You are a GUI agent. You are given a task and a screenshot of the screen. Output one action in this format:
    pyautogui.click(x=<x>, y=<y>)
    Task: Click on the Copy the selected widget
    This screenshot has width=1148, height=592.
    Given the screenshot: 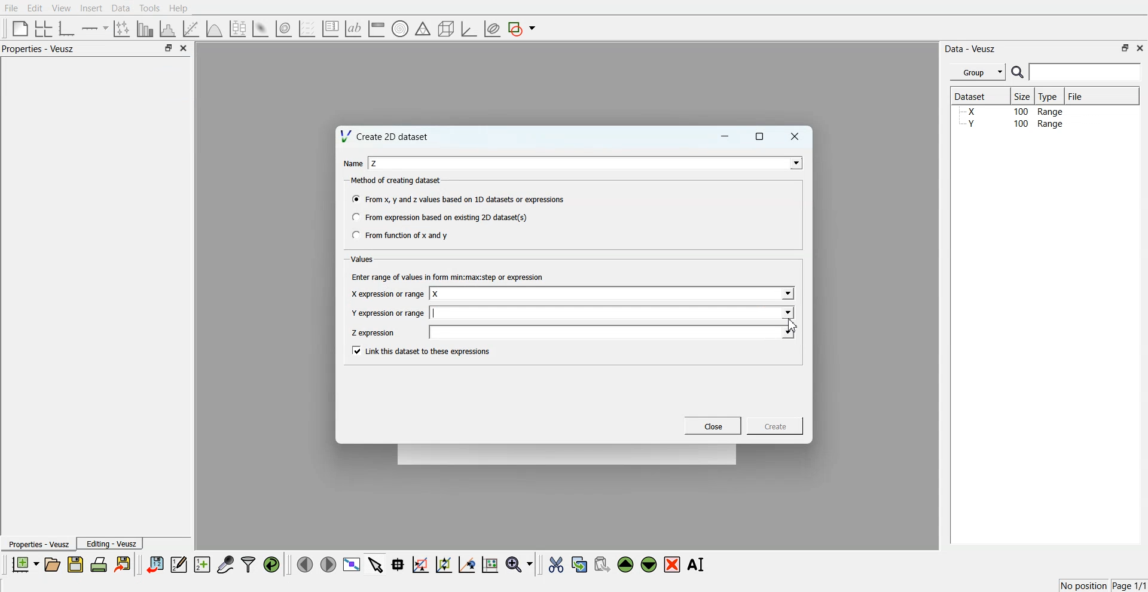 What is the action you would take?
    pyautogui.click(x=580, y=564)
    